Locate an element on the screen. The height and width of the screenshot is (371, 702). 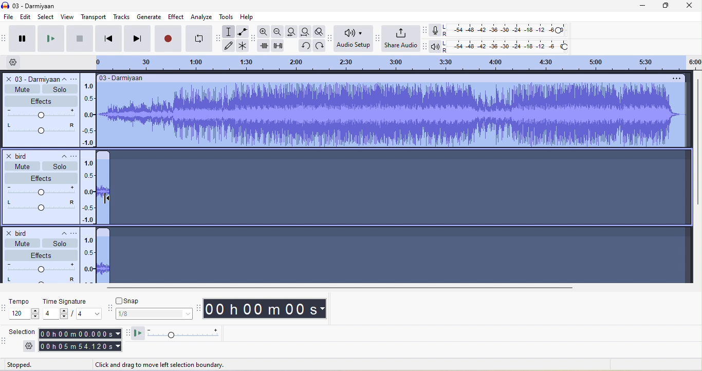
skip to start is located at coordinates (108, 38).